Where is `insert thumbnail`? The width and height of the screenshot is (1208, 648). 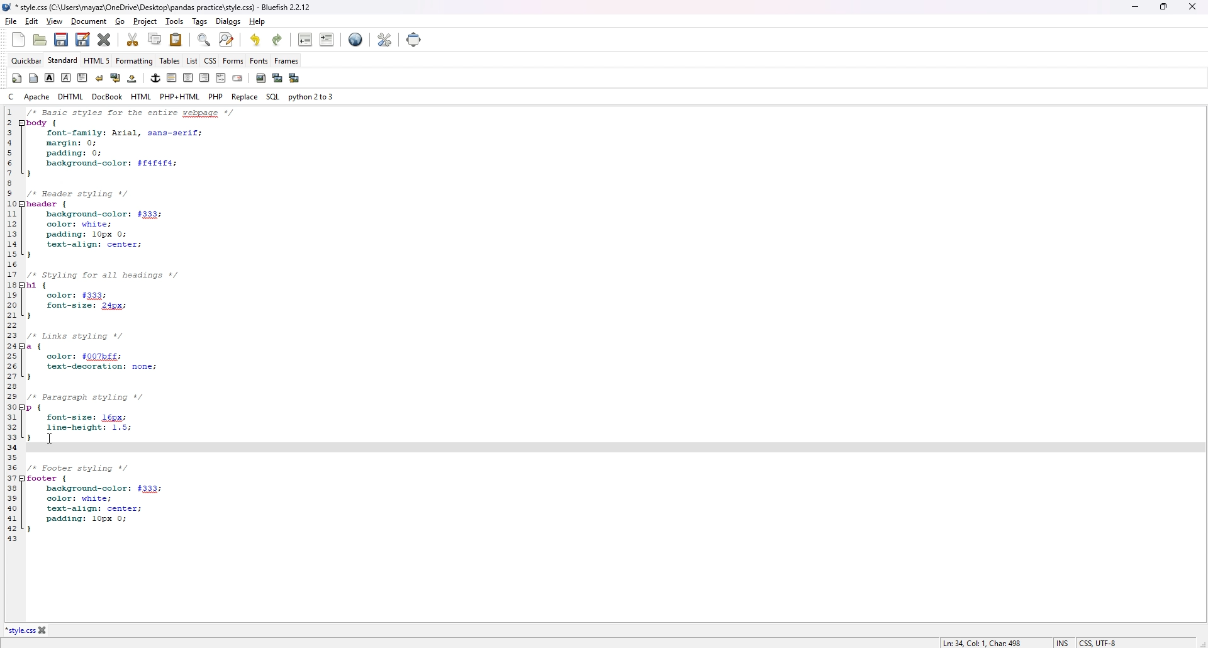
insert thumbnail is located at coordinates (277, 79).